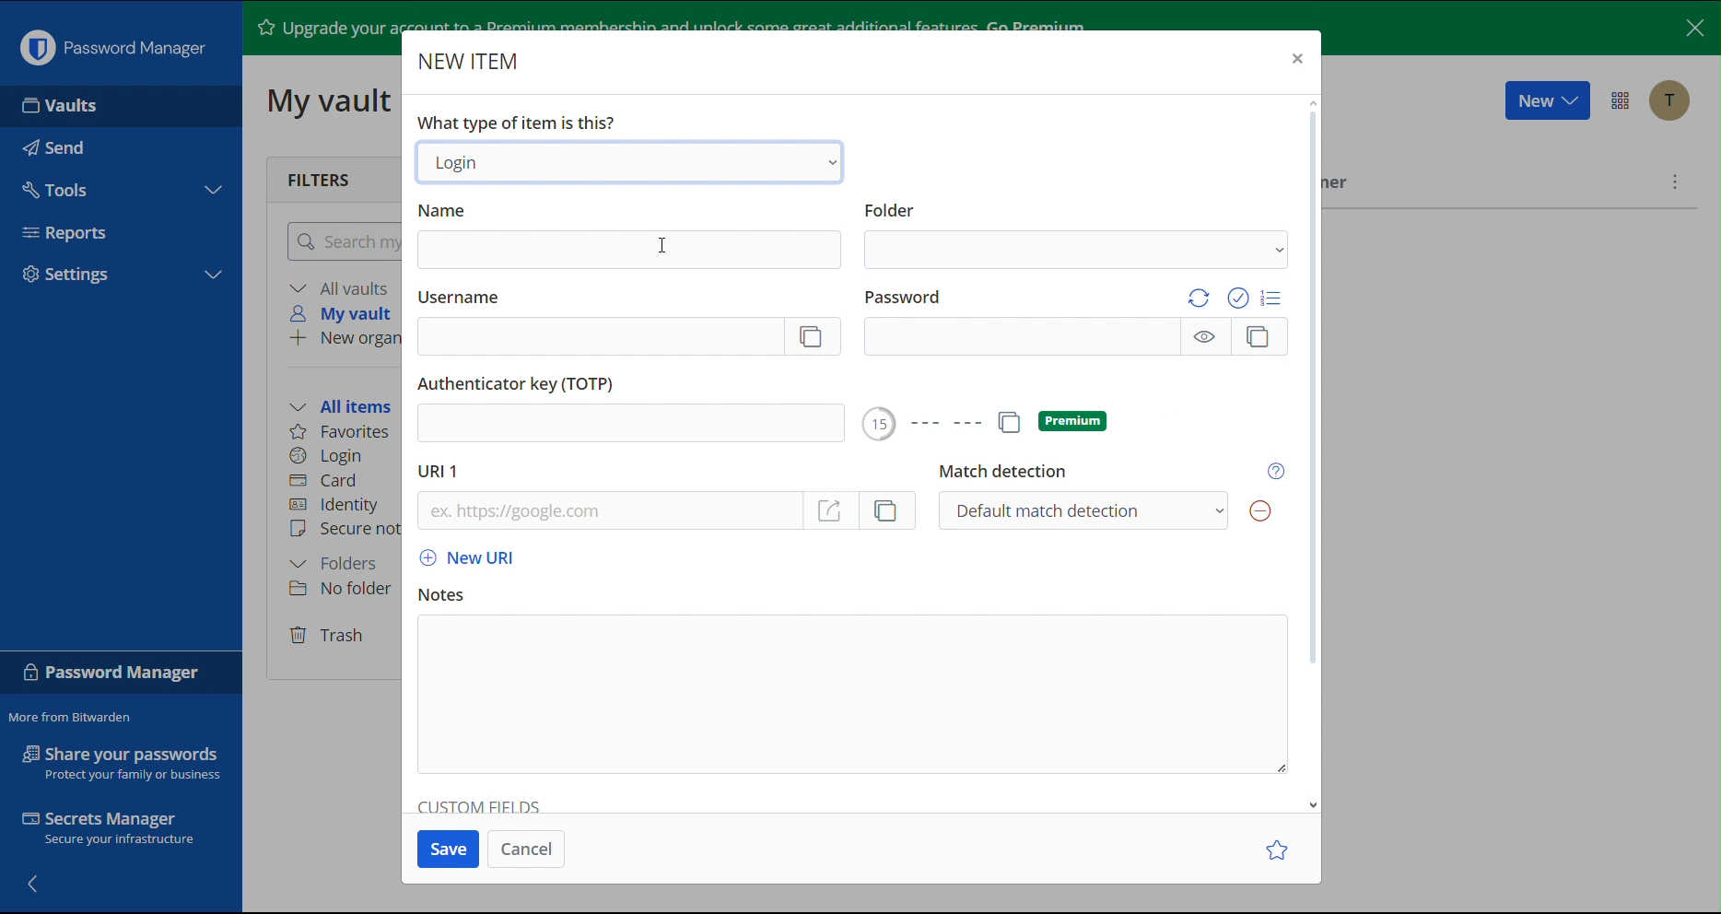 Image resolution: width=1721 pixels, height=914 pixels. What do you see at coordinates (323, 178) in the screenshot?
I see `Filters` at bounding box center [323, 178].